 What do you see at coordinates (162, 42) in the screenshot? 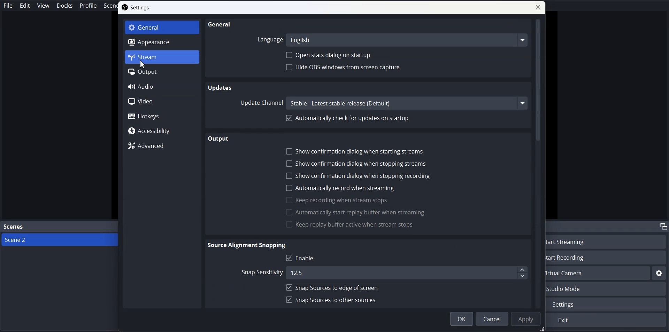
I see `Appearance` at bounding box center [162, 42].